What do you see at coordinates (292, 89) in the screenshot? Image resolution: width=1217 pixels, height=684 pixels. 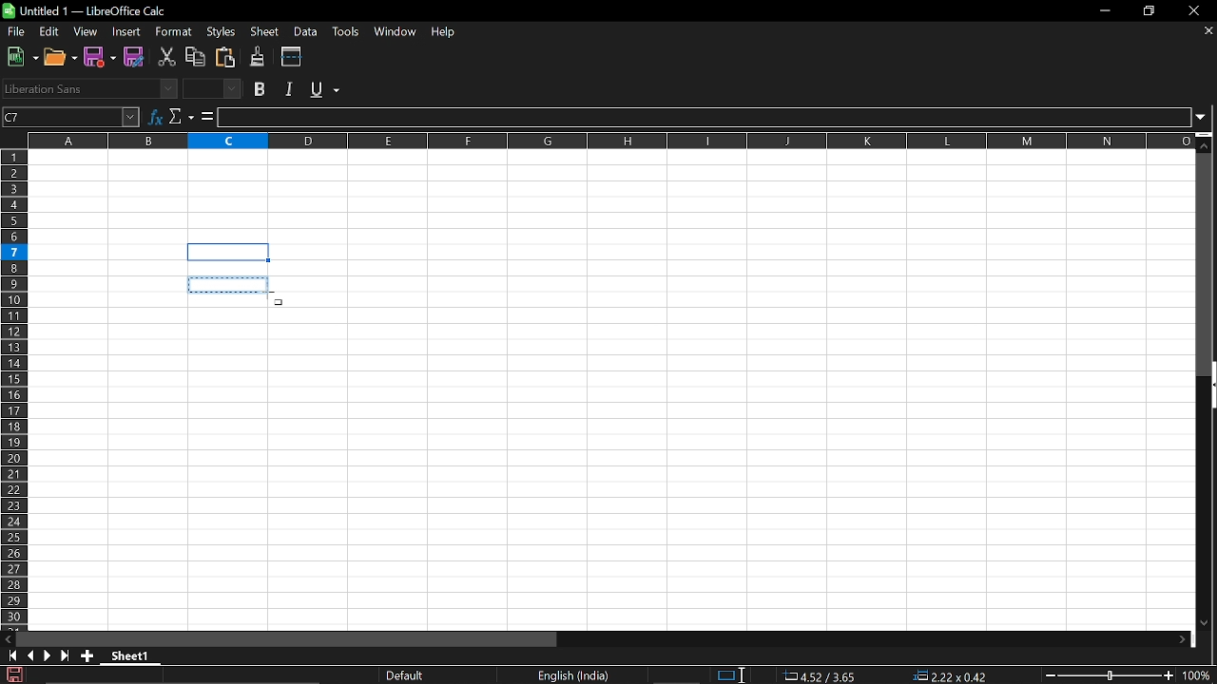 I see `Italic` at bounding box center [292, 89].